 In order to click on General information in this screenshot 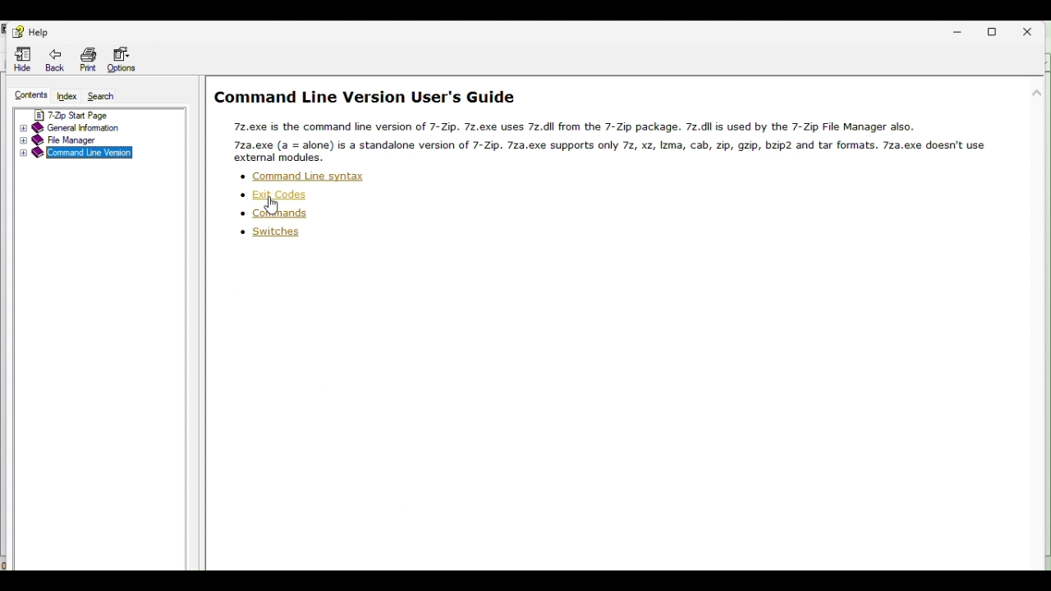, I will do `click(85, 127)`.